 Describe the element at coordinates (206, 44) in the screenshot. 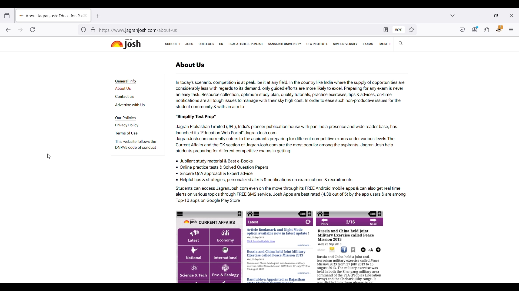

I see `Colleges page` at that location.